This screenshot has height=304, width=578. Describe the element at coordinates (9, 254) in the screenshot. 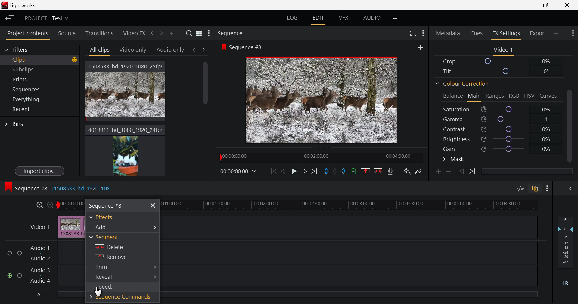

I see `Audio Input Checkbox` at that location.